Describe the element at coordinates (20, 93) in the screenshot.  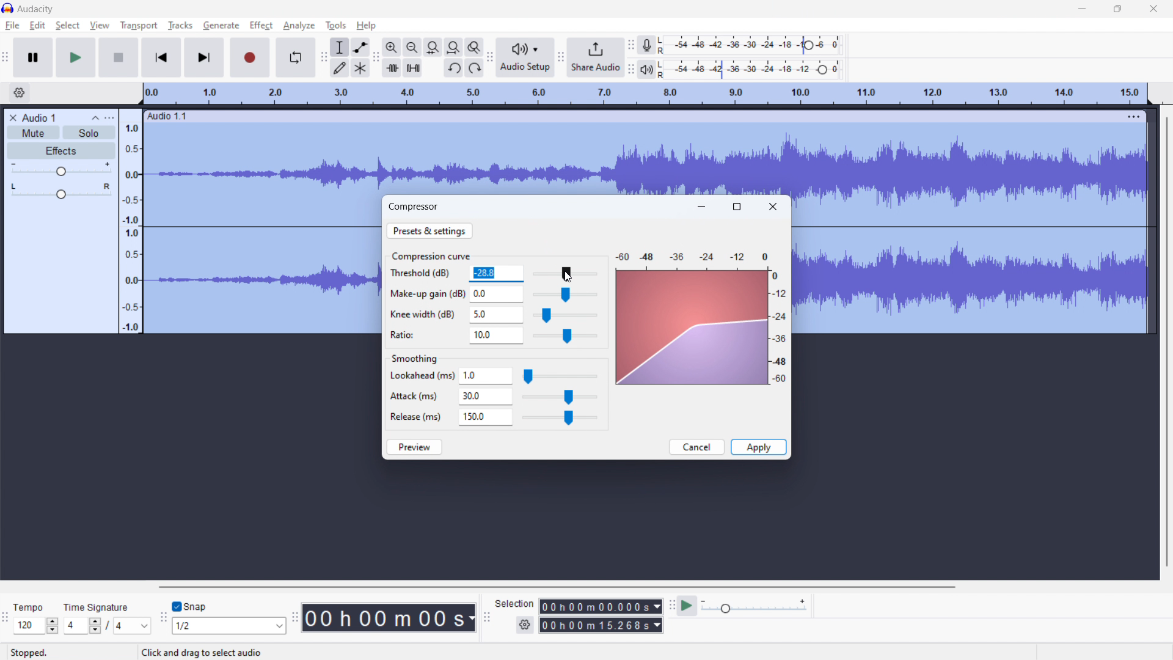
I see `timeline settings` at that location.